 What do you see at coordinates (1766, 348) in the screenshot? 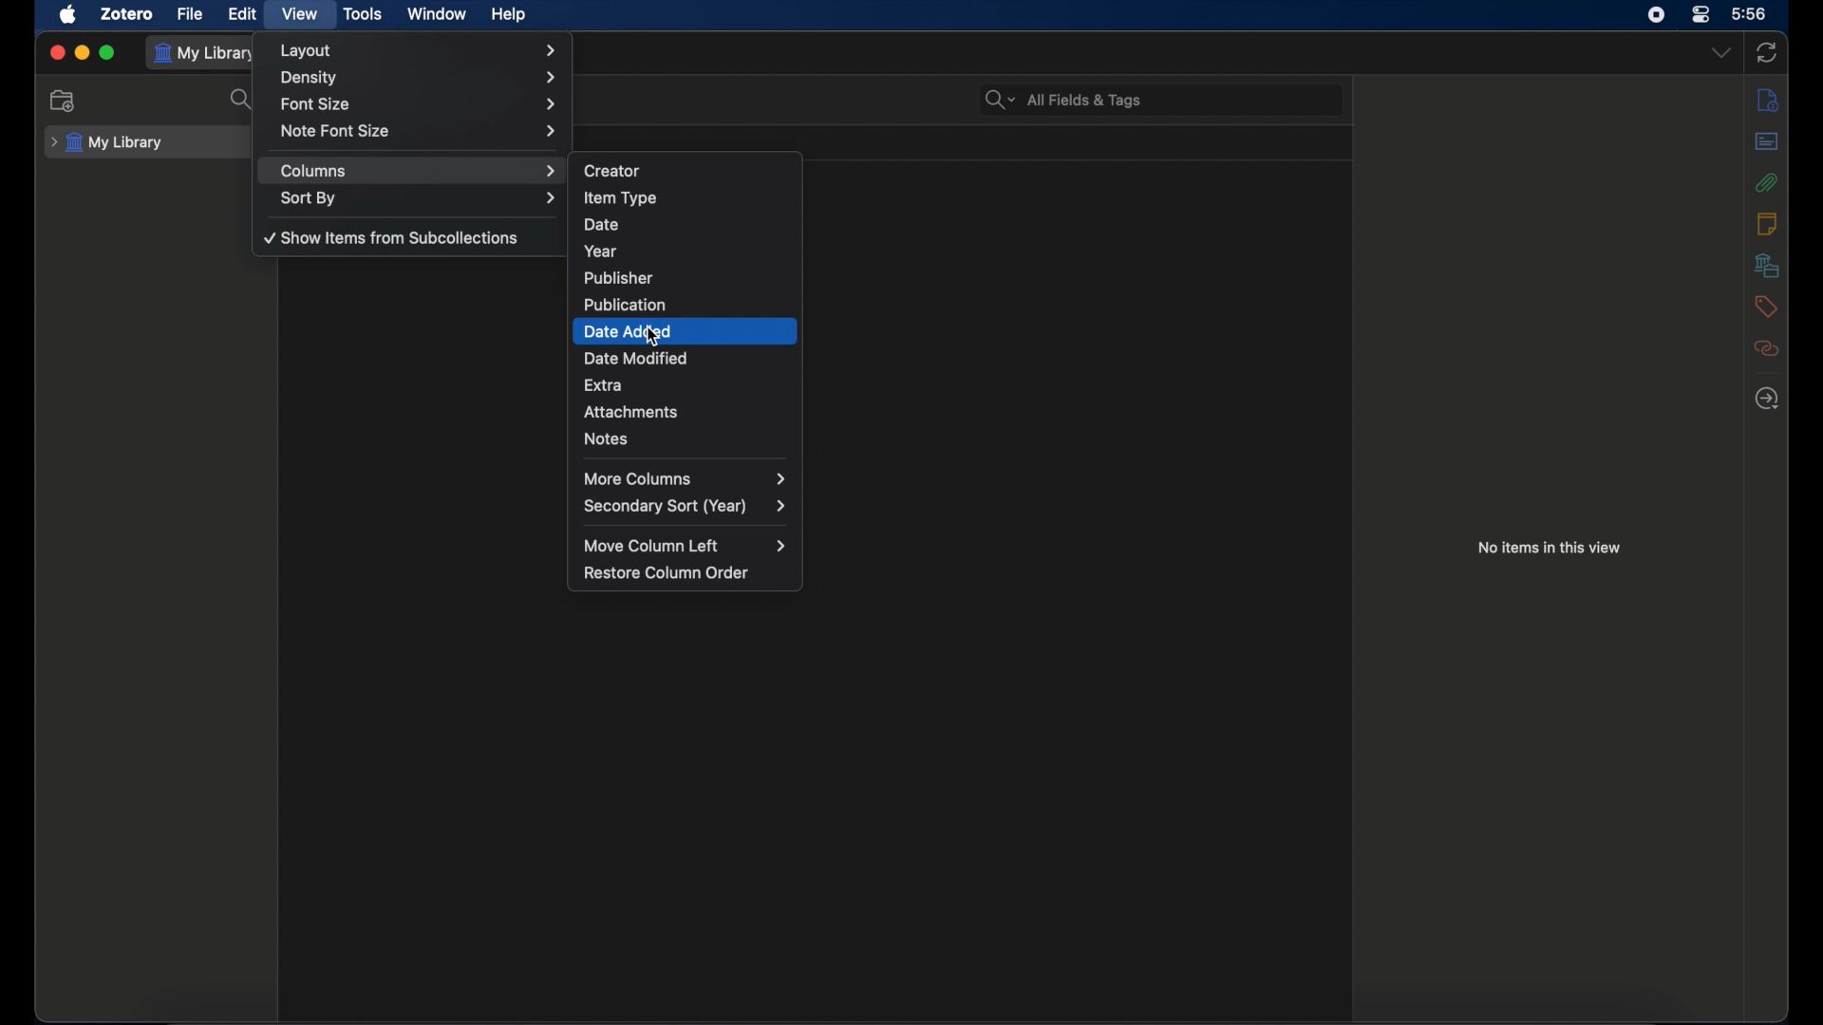
I see `related` at bounding box center [1766, 348].